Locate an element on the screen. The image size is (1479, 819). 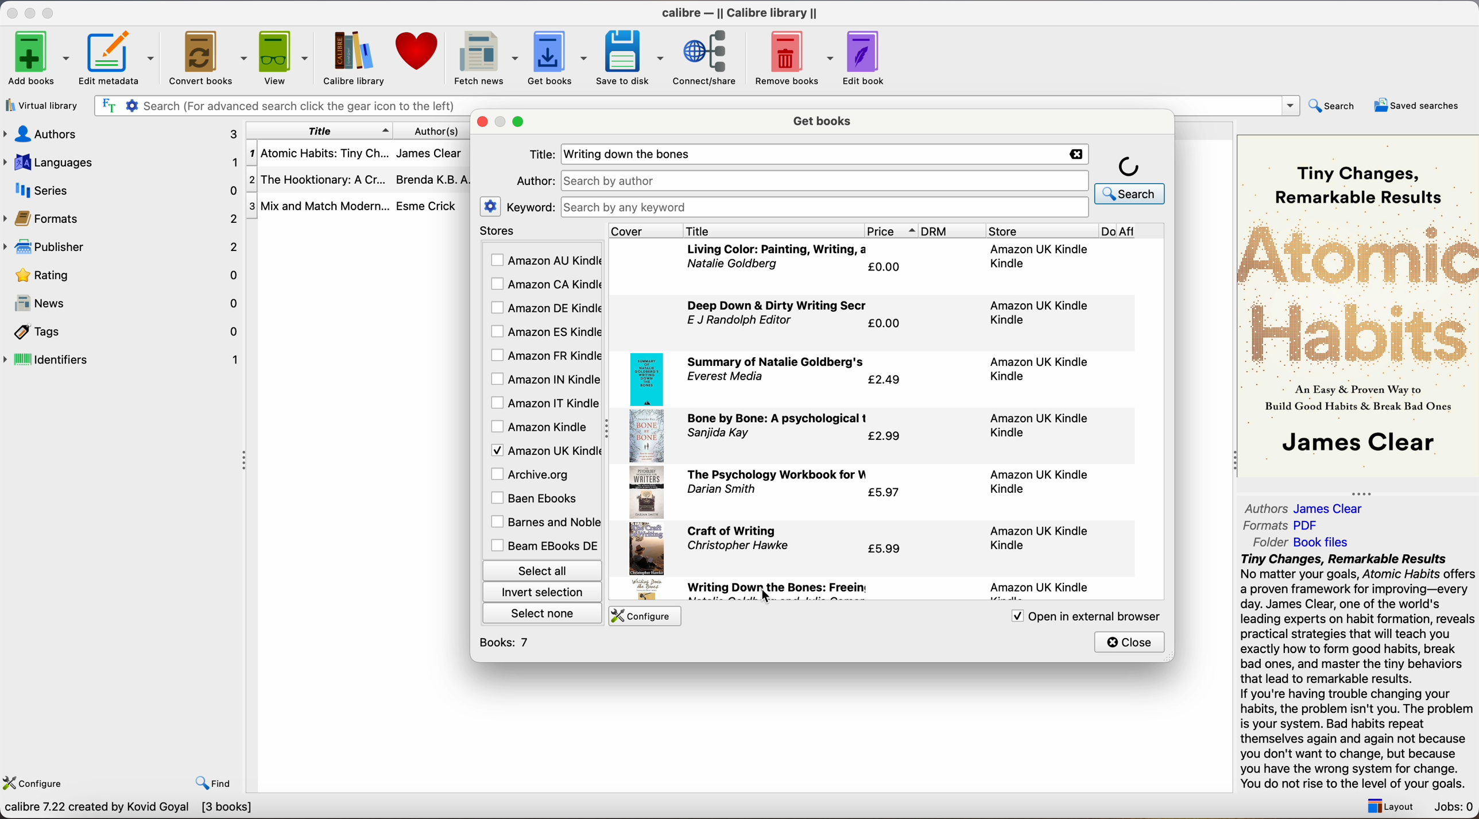
stores is located at coordinates (541, 231).